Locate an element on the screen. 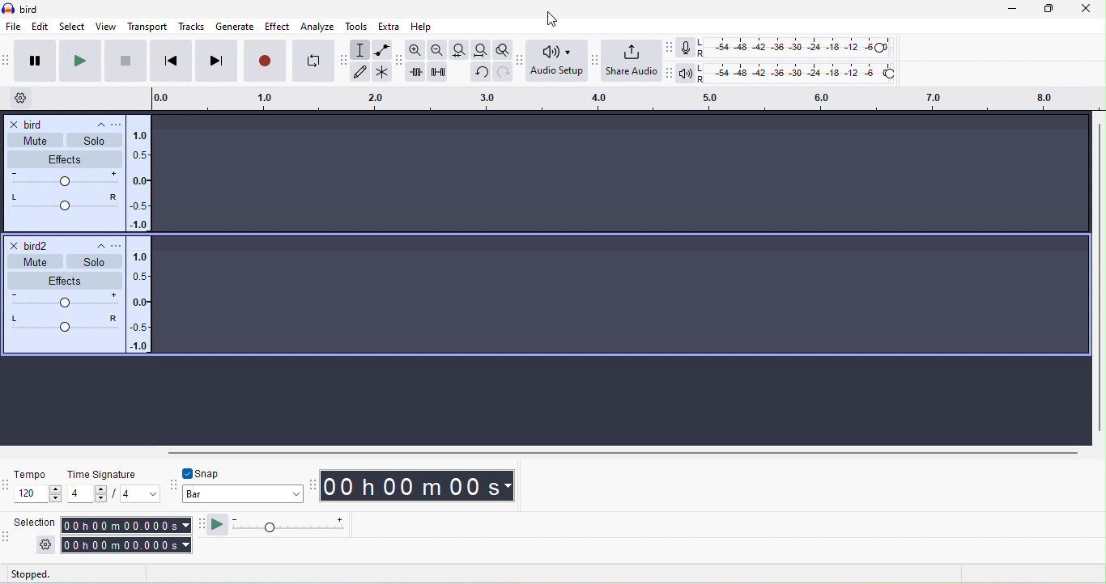  skip to start is located at coordinates (172, 60).